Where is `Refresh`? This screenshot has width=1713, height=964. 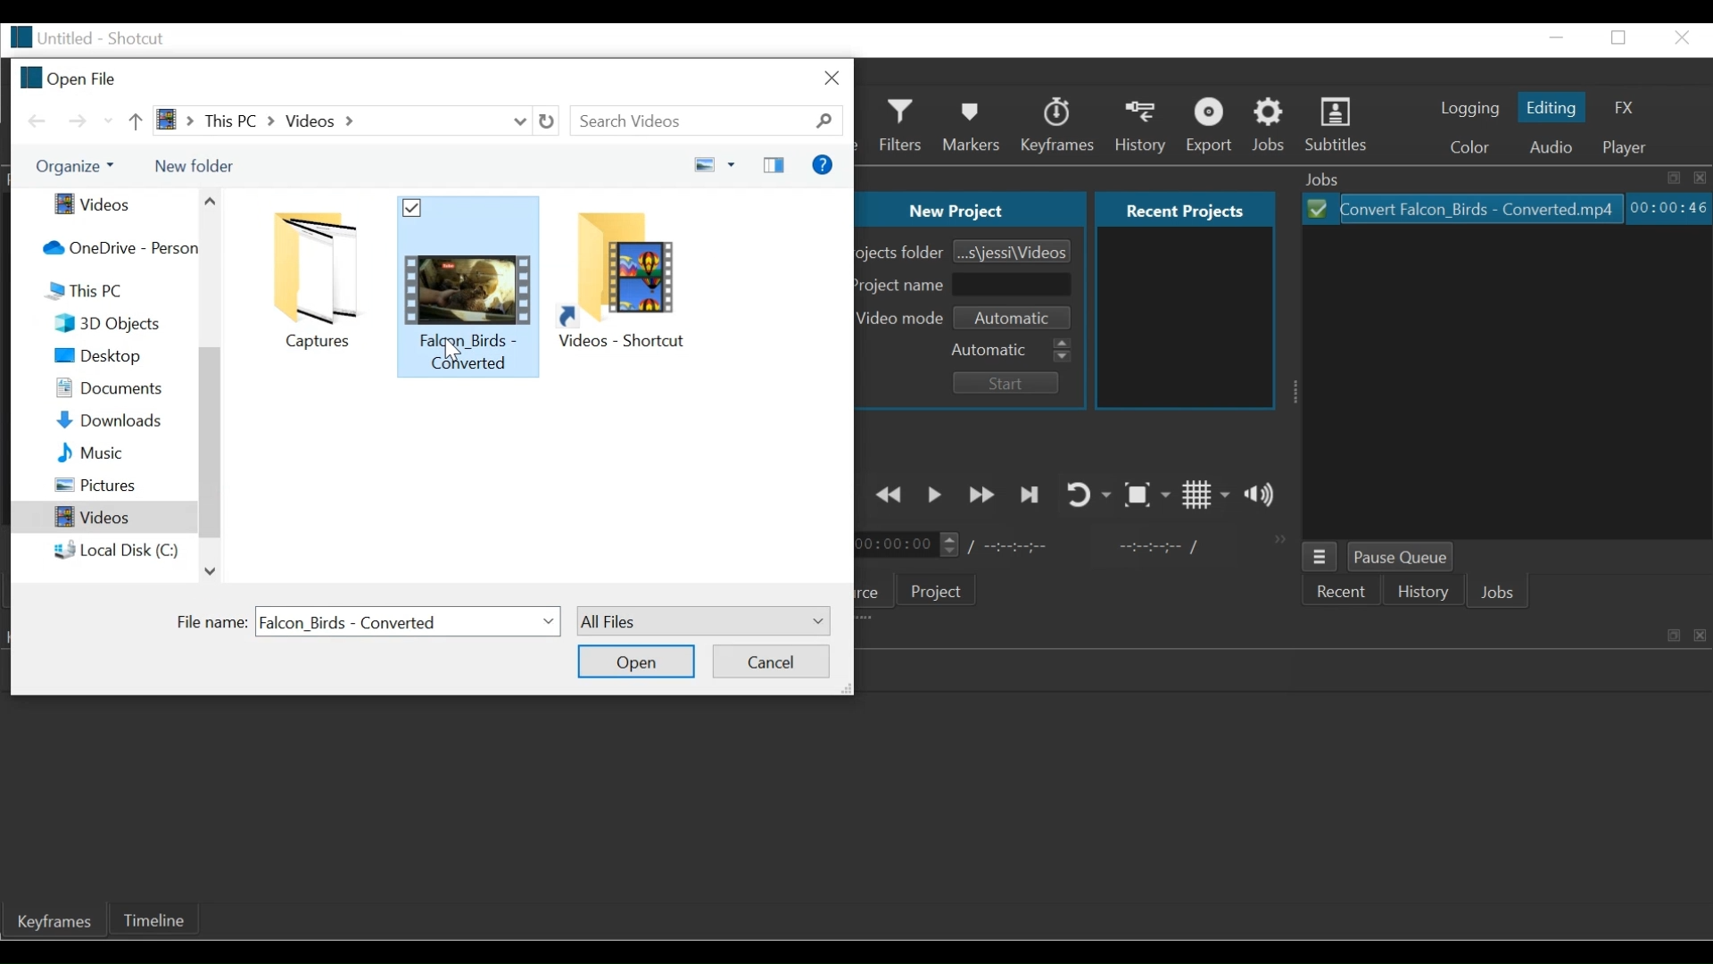 Refresh is located at coordinates (544, 120).